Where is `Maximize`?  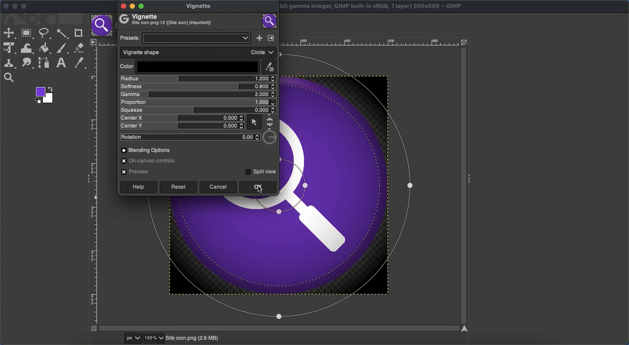
Maximize is located at coordinates (142, 7).